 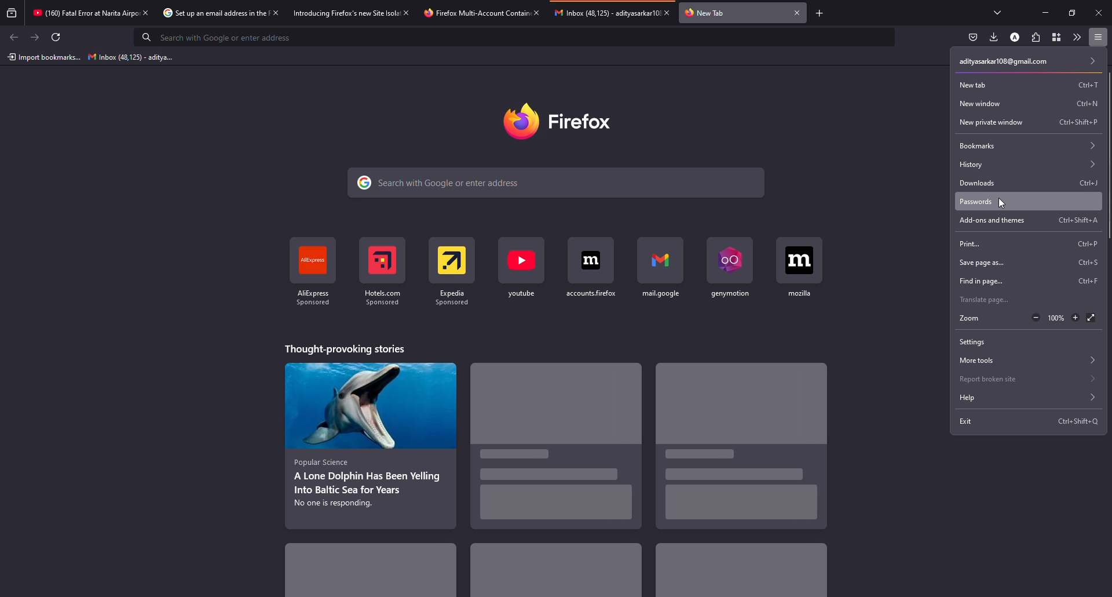 What do you see at coordinates (564, 452) in the screenshot?
I see `stories` at bounding box center [564, 452].